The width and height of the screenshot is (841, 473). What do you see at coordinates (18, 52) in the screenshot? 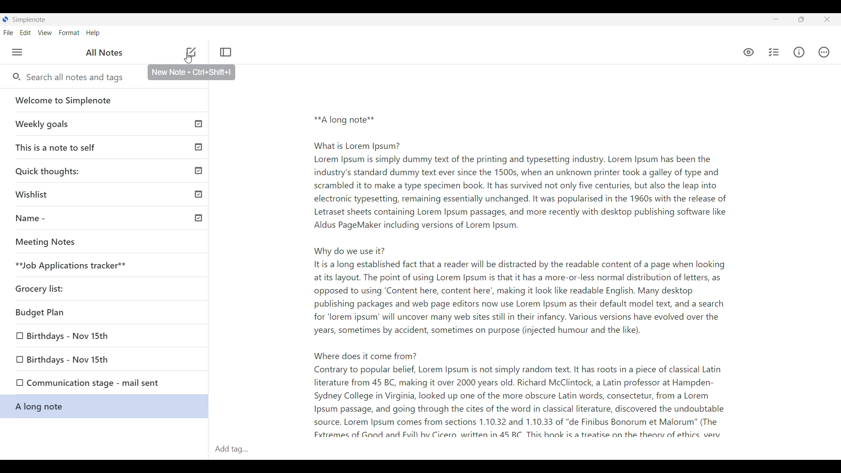
I see `Menu` at bounding box center [18, 52].